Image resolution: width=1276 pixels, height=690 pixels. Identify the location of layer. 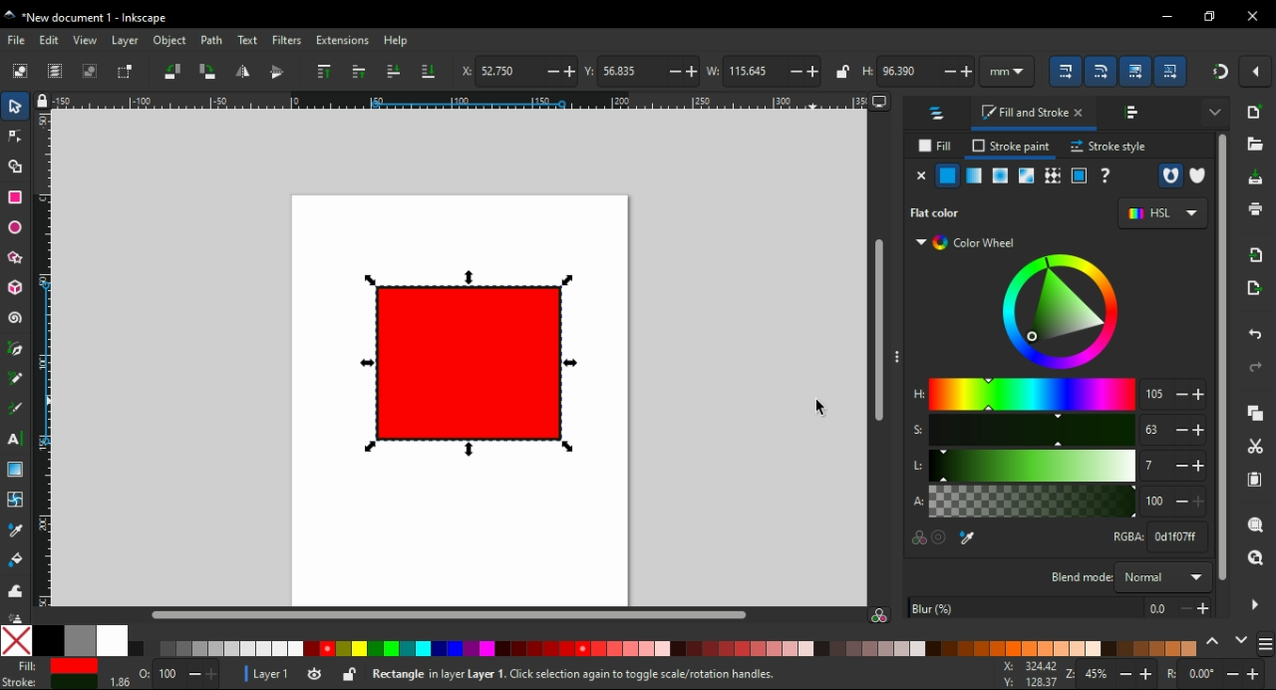
(126, 40).